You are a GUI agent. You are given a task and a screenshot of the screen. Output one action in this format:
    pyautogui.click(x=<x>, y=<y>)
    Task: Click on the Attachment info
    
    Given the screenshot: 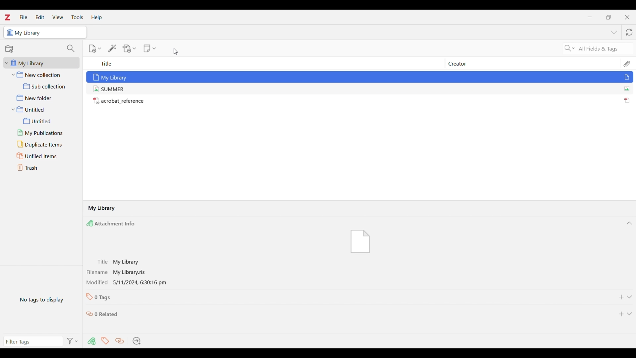 What is the action you would take?
    pyautogui.click(x=116, y=223)
    